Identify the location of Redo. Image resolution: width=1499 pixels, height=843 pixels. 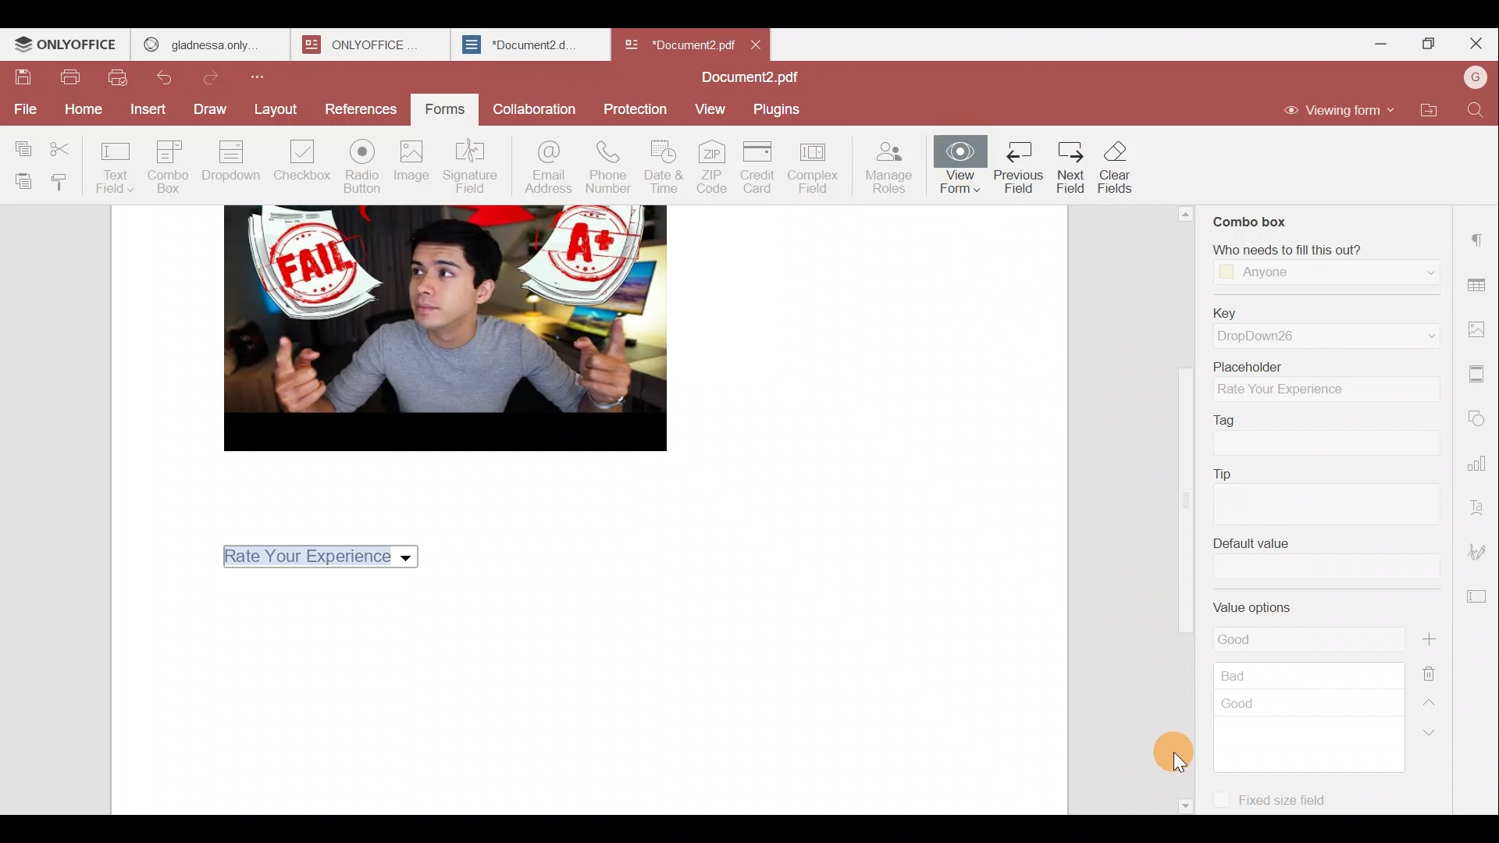
(219, 78).